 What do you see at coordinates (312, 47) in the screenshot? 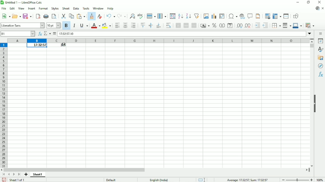
I see `Vertical scrollbar` at bounding box center [312, 47].